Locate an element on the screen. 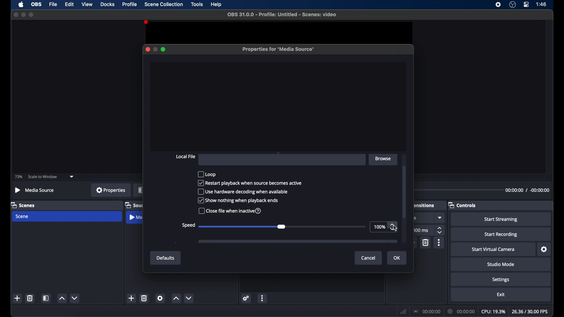 This screenshot has width=564, height=317. time is located at coordinates (542, 4).